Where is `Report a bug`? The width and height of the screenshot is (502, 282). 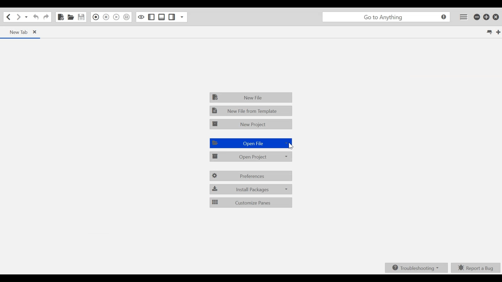 Report a bug is located at coordinates (476, 268).